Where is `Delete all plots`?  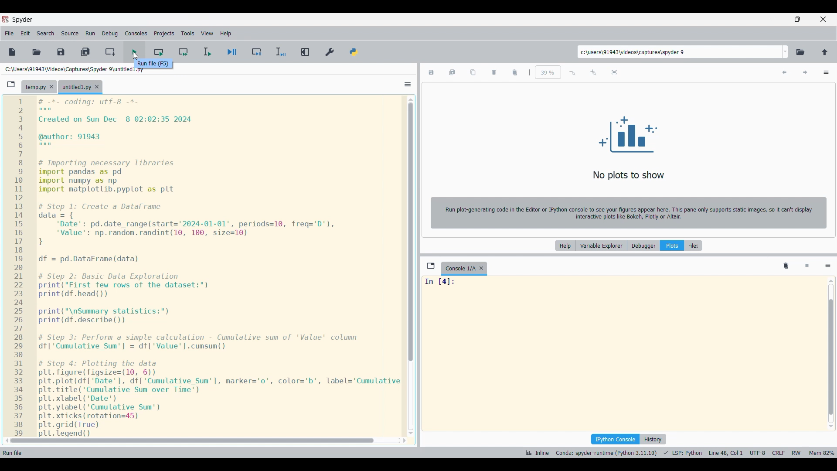 Delete all plots is located at coordinates (515, 72).